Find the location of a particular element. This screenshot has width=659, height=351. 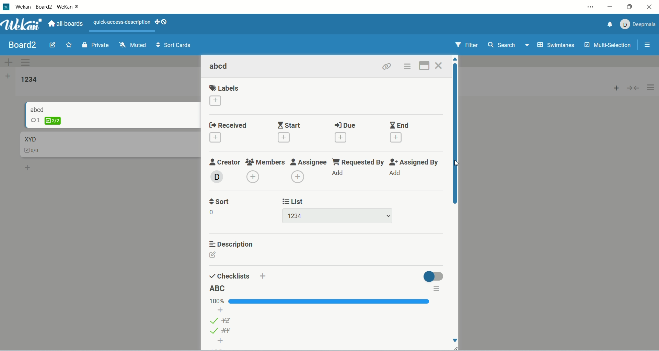

add is located at coordinates (298, 177).